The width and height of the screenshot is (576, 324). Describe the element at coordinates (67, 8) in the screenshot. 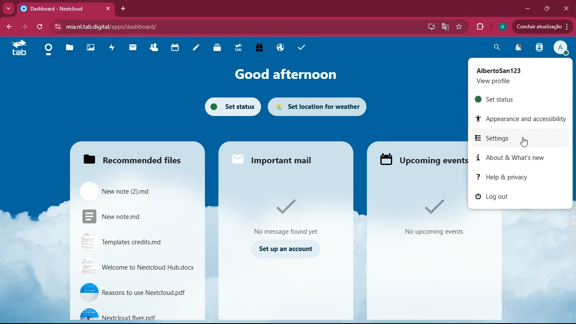

I see `tab` at that location.